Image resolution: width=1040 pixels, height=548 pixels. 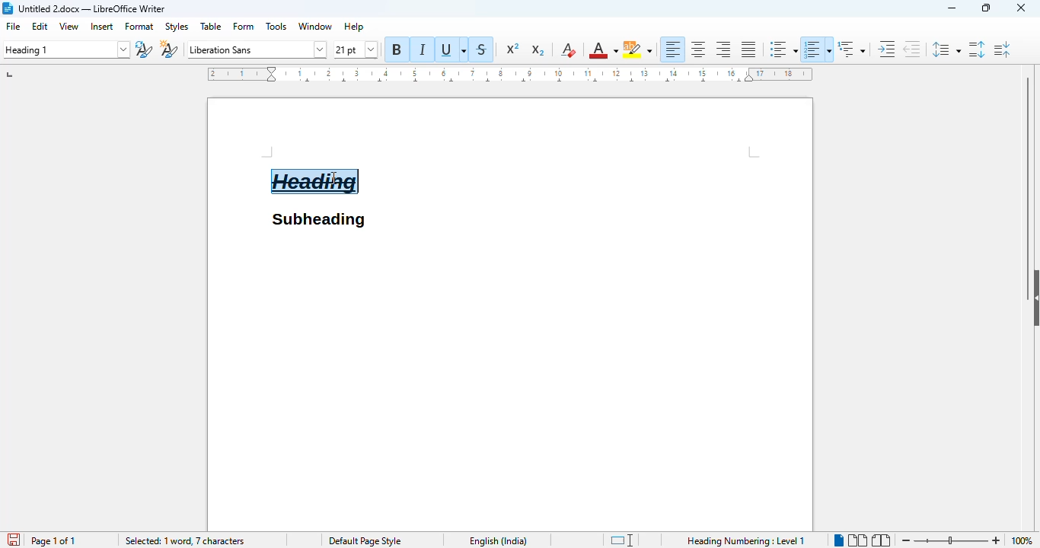 What do you see at coordinates (10, 540) in the screenshot?
I see `click to save document` at bounding box center [10, 540].